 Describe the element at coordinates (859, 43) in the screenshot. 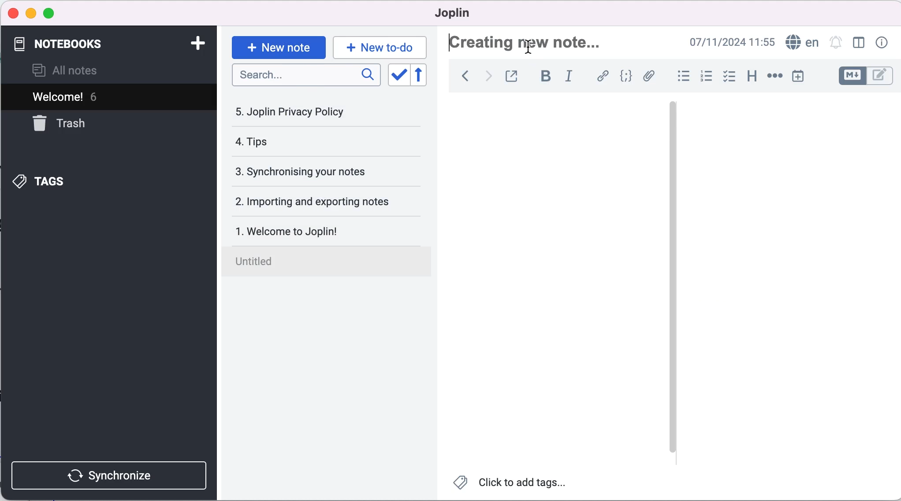

I see `toggle editor layout` at that location.